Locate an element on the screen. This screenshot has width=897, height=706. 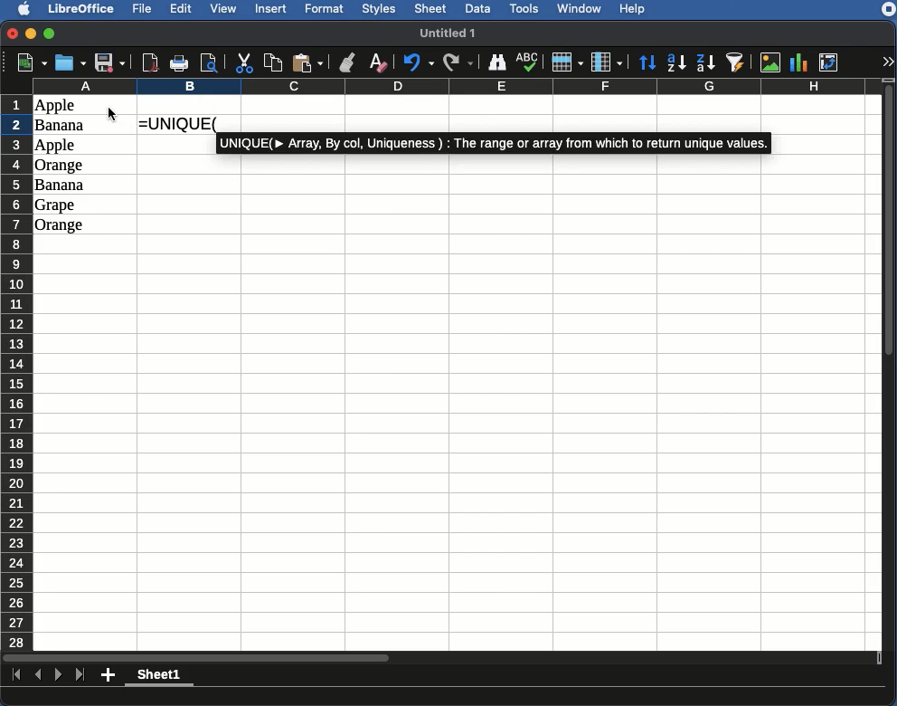
Cut is located at coordinates (244, 62).